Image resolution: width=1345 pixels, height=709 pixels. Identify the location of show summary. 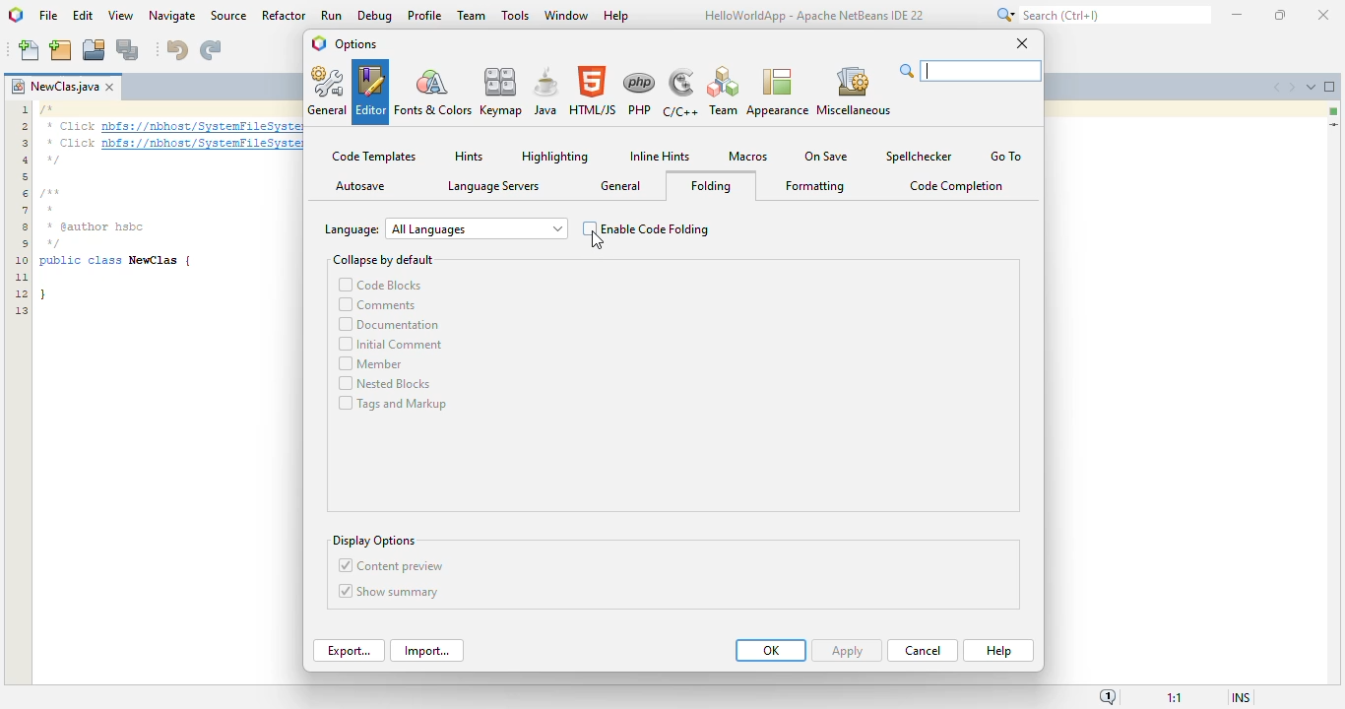
(399, 592).